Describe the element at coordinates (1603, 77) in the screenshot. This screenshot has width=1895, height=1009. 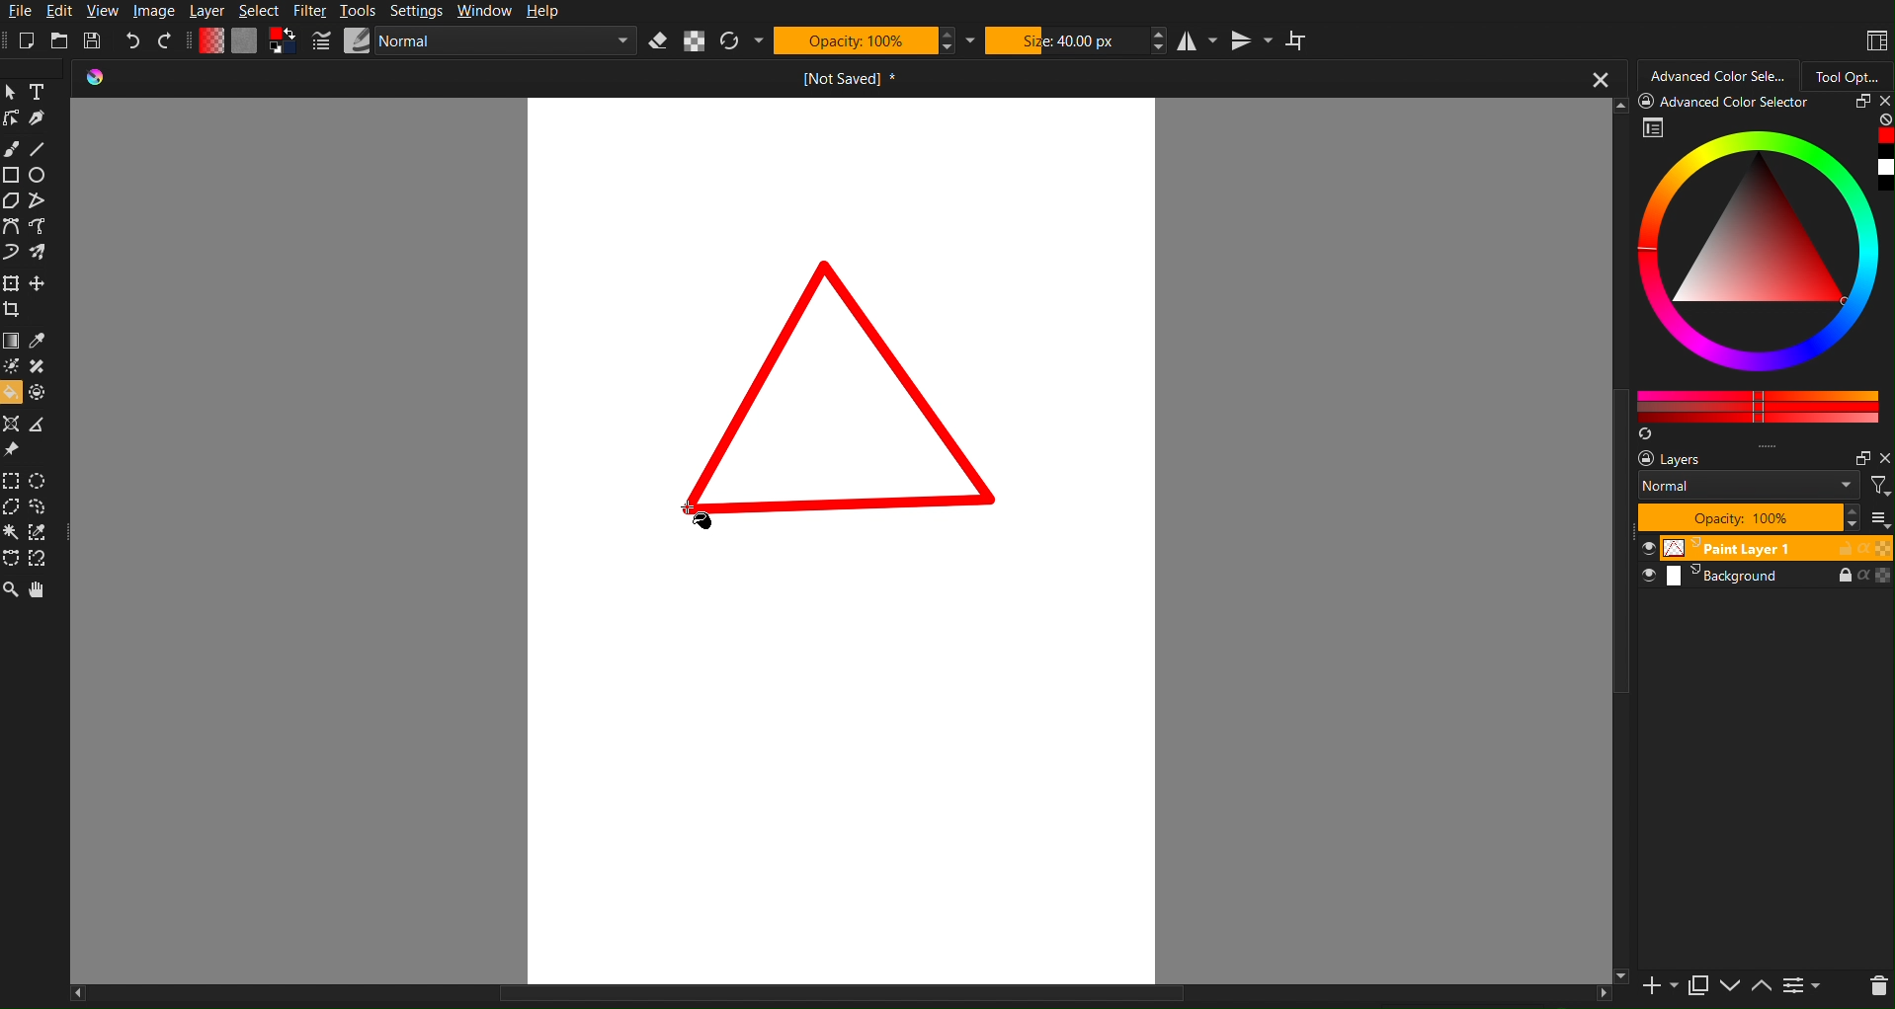
I see `close button` at that location.